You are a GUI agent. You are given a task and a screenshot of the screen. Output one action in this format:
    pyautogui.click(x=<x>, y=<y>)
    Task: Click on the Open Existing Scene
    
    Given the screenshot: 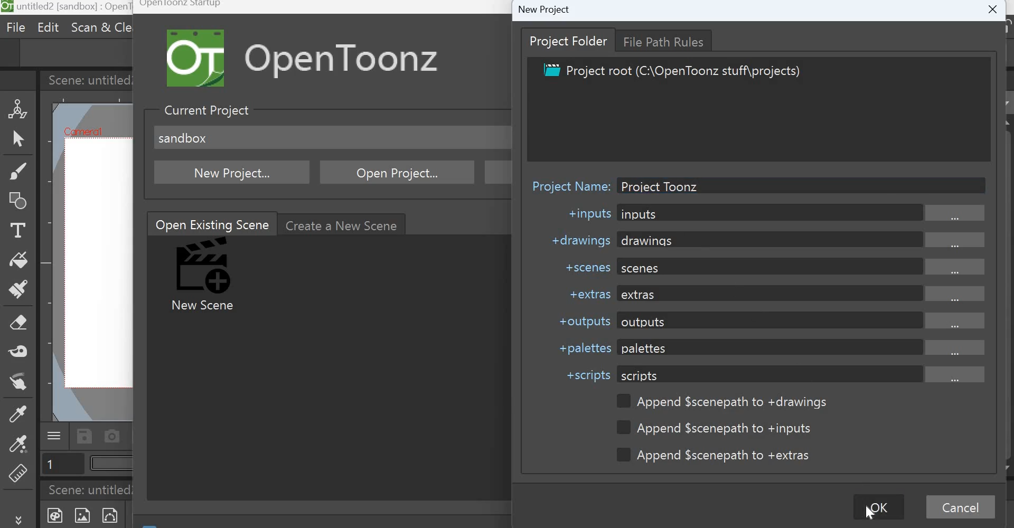 What is the action you would take?
    pyautogui.click(x=211, y=223)
    